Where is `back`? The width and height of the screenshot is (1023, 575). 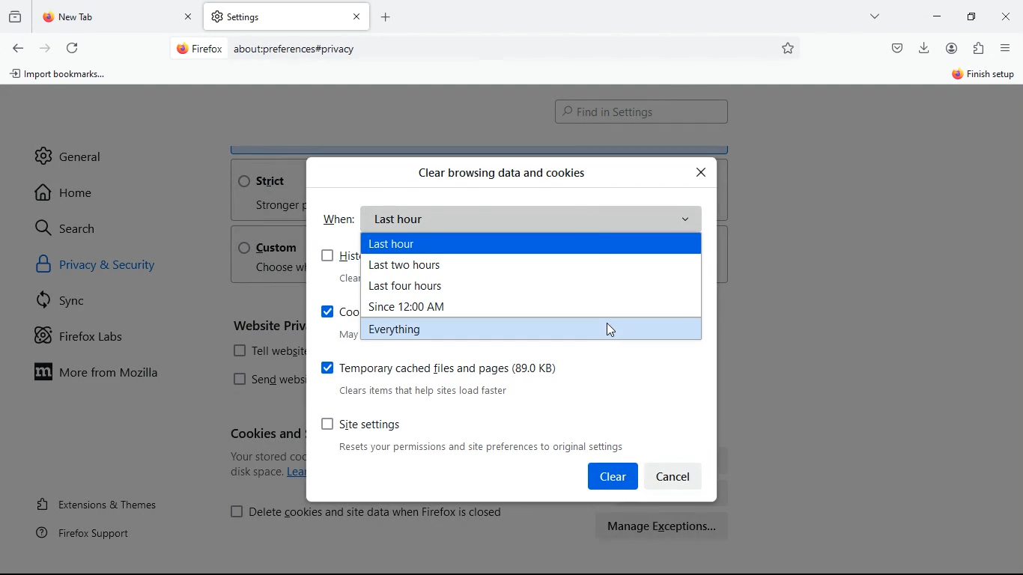
back is located at coordinates (16, 49).